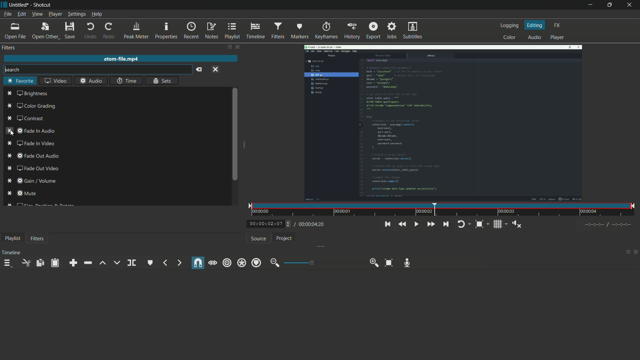 Image resolution: width=640 pixels, height=360 pixels. What do you see at coordinates (227, 263) in the screenshot?
I see `ripple` at bounding box center [227, 263].